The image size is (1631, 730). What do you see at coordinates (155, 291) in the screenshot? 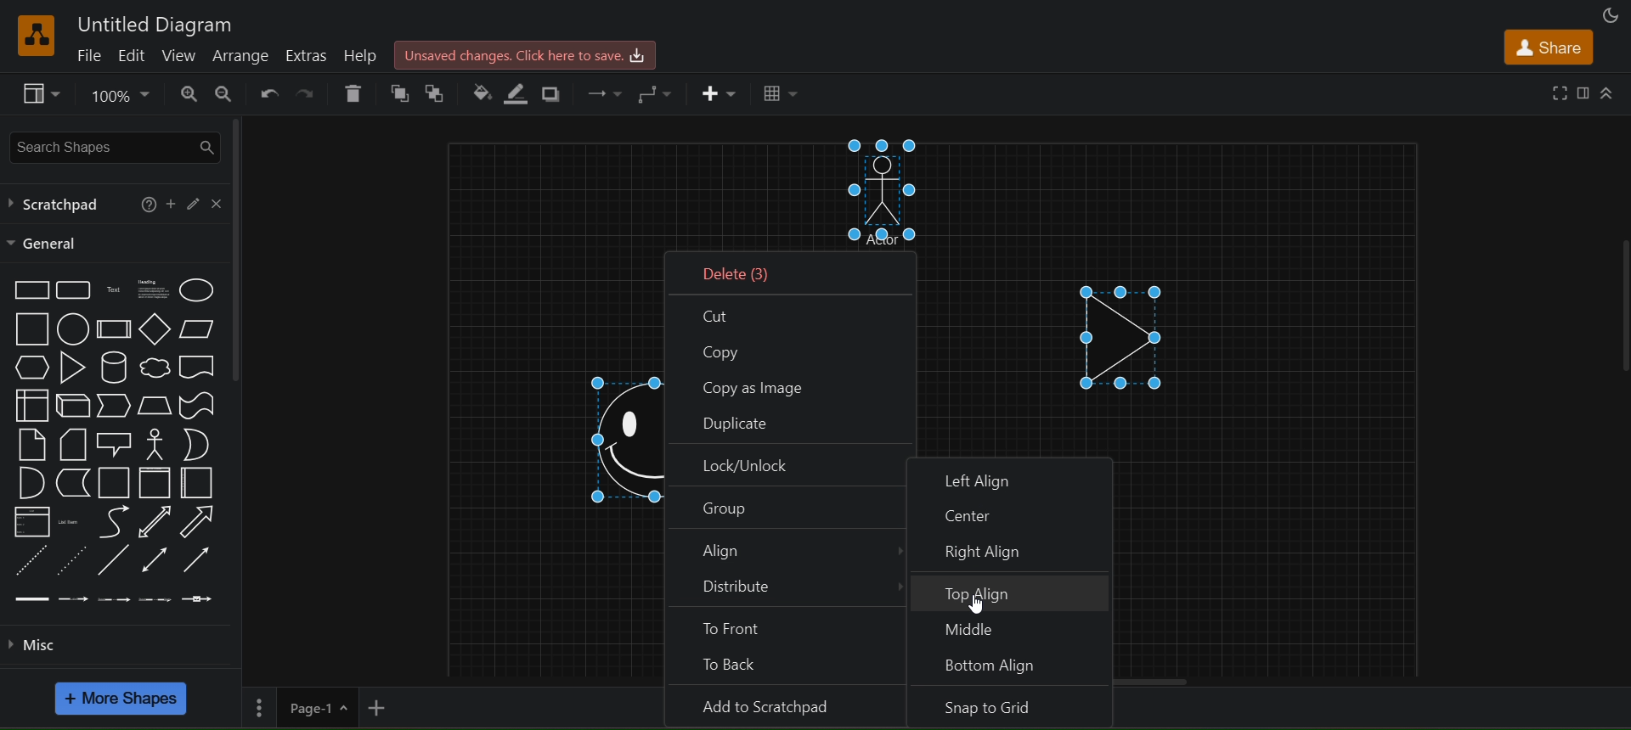
I see `heading` at bounding box center [155, 291].